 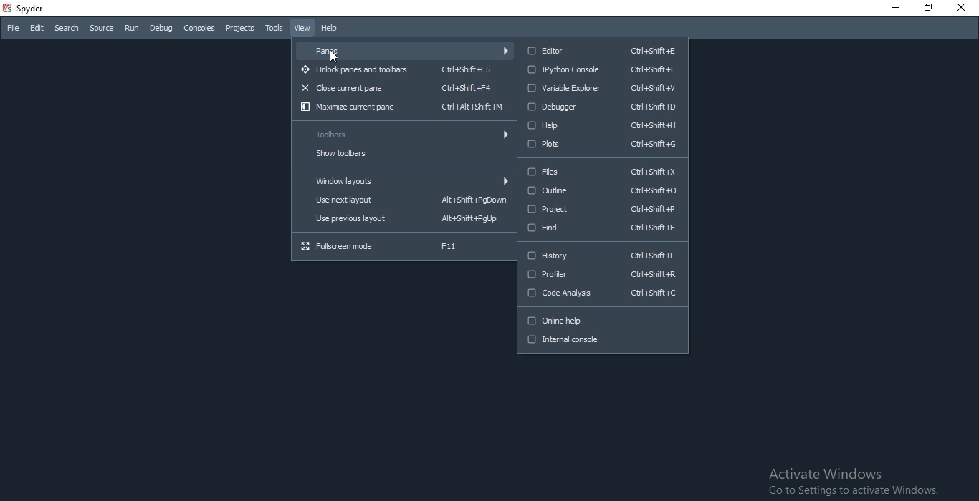 What do you see at coordinates (67, 28) in the screenshot?
I see `Search` at bounding box center [67, 28].